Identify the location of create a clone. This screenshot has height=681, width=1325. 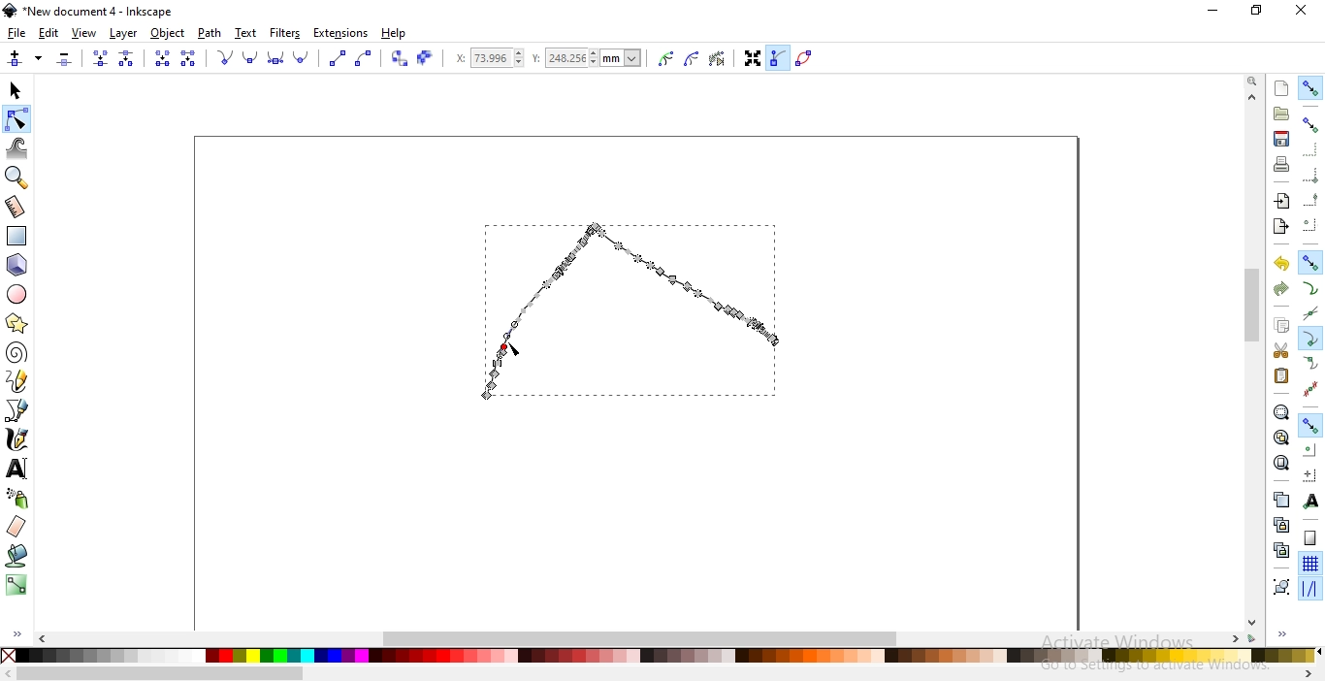
(1280, 524).